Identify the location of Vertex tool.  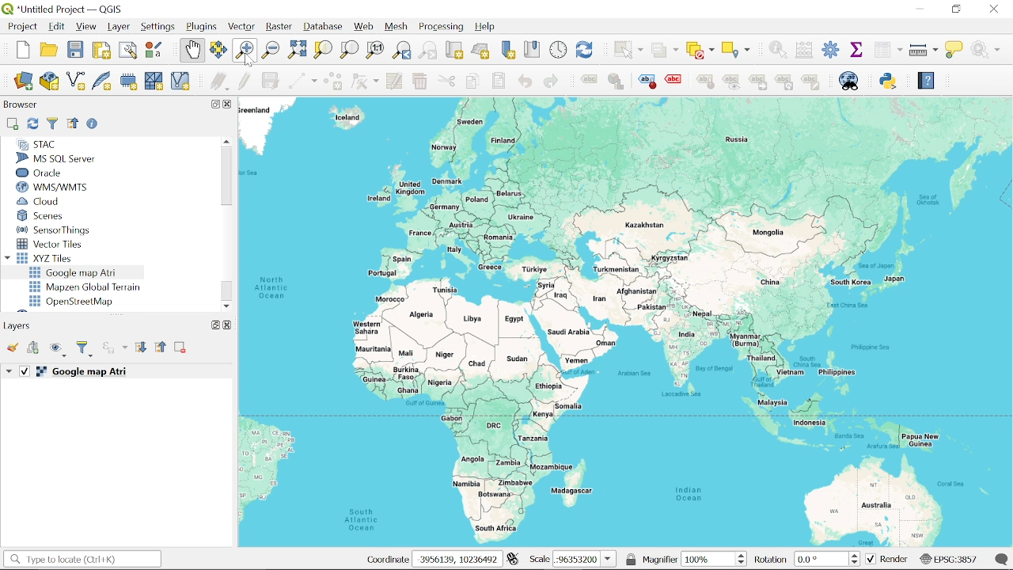
(365, 82).